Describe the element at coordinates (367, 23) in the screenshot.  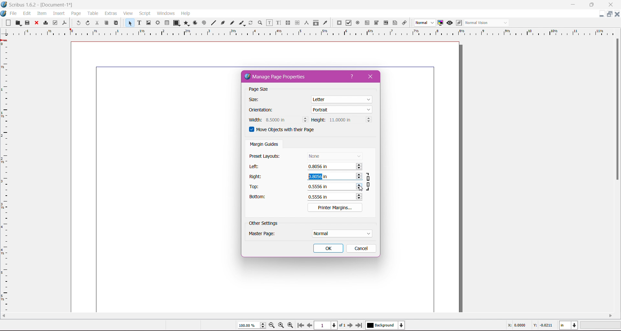
I see `PDF Text Field` at that location.